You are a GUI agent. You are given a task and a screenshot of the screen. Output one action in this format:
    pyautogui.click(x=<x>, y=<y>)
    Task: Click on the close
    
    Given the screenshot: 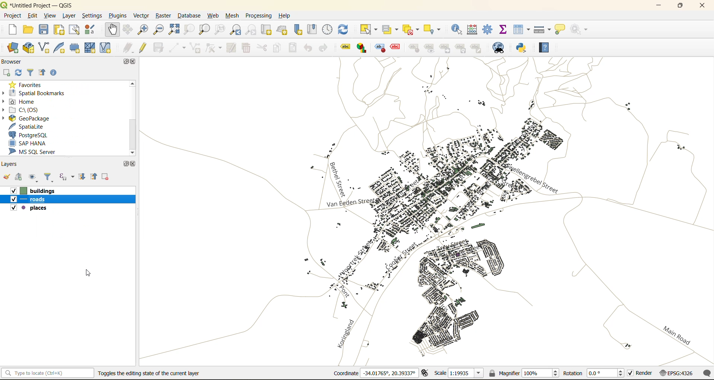 What is the action you would take?
    pyautogui.click(x=133, y=62)
    